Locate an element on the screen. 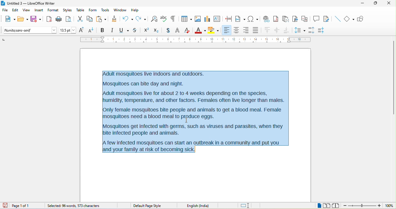 Image resolution: width=396 pixels, height=209 pixels. special character is located at coordinates (253, 19).